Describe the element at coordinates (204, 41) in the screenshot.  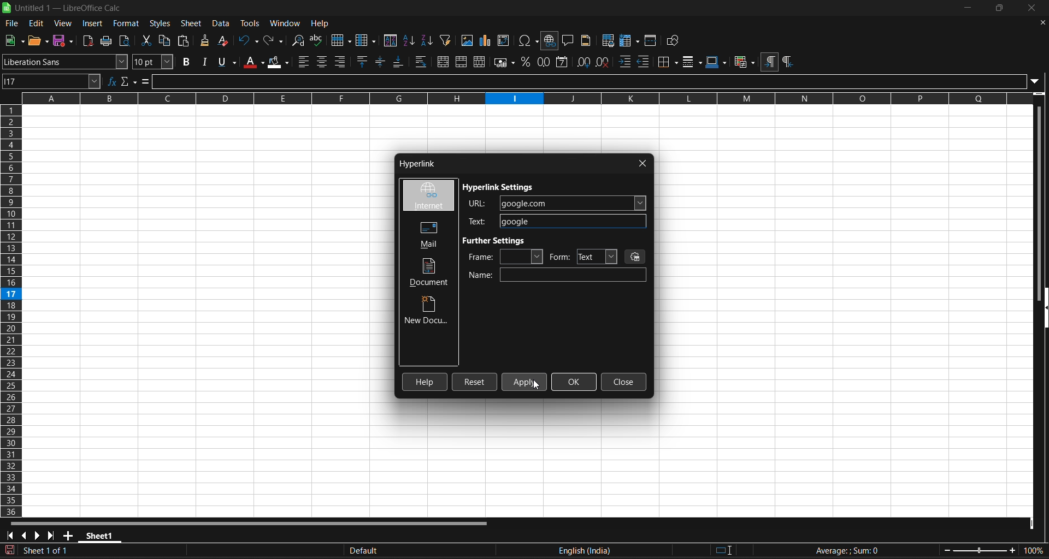
I see `clone formating` at that location.